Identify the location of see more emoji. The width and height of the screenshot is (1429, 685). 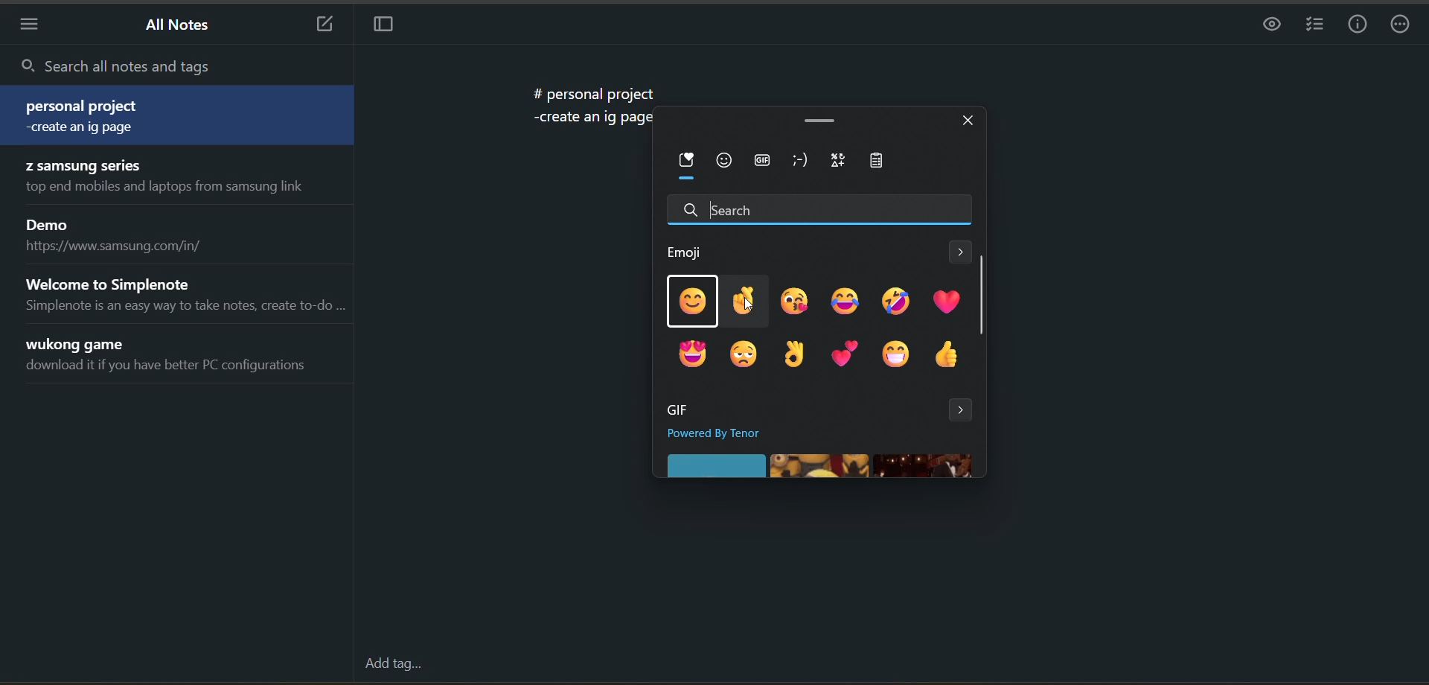
(961, 252).